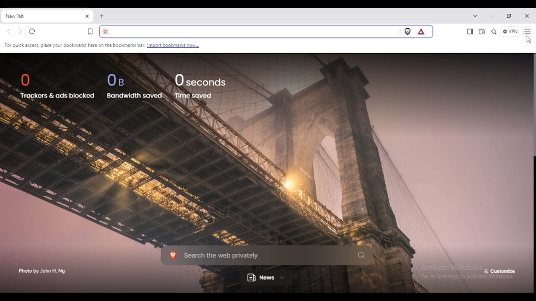 The image size is (536, 301). Describe the element at coordinates (500, 271) in the screenshot. I see `customize` at that location.